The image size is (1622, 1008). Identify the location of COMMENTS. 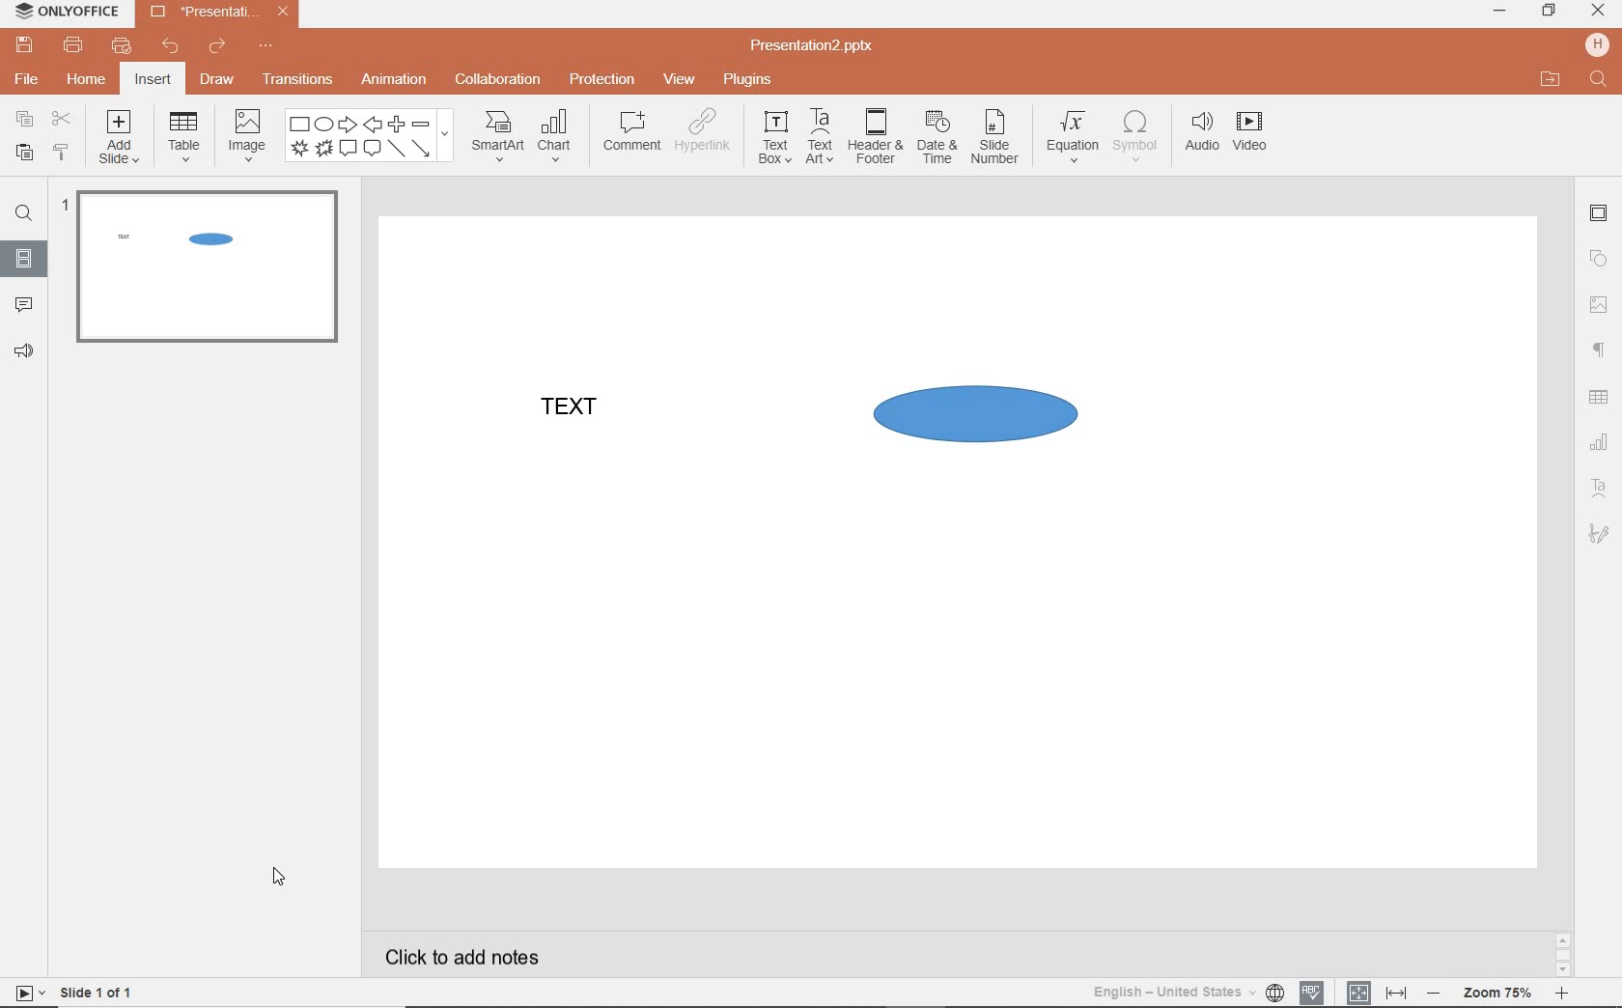
(22, 300).